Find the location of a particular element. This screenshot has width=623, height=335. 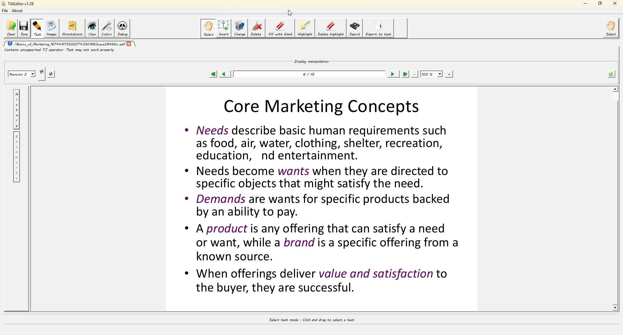

colors is located at coordinates (106, 28).